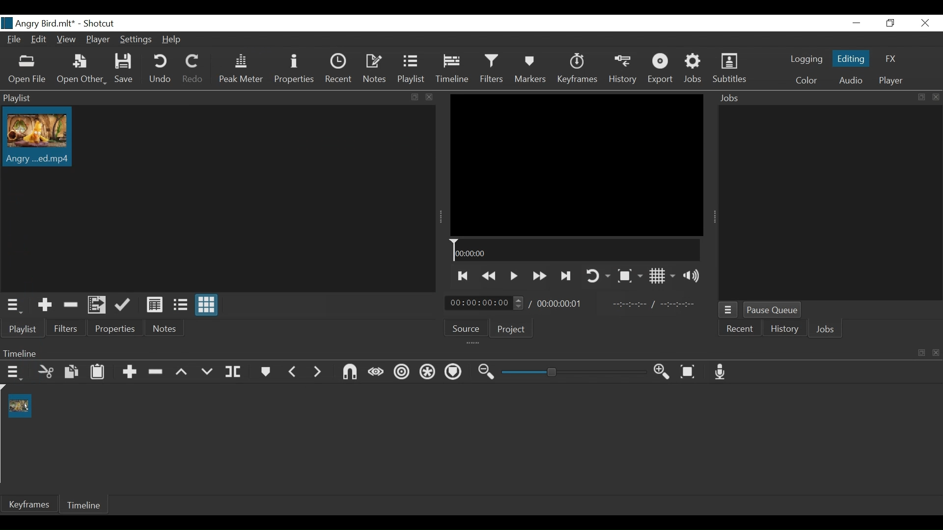 The width and height of the screenshot is (943, 530). I want to click on Copy, so click(71, 372).